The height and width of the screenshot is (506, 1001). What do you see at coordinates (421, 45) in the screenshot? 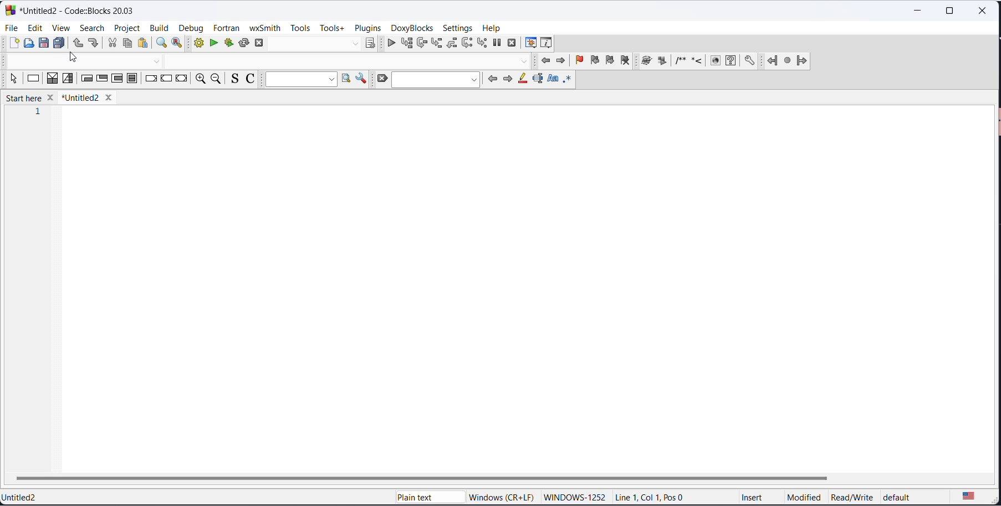
I see `next line` at bounding box center [421, 45].